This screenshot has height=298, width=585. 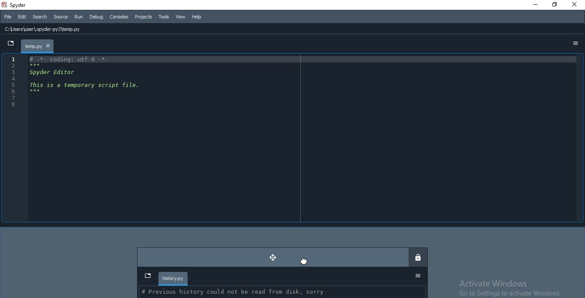 What do you see at coordinates (149, 276) in the screenshot?
I see `dropdown` at bounding box center [149, 276].